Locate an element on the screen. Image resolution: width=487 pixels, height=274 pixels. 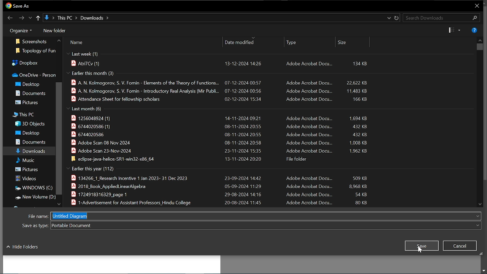
desktop is located at coordinates (27, 85).